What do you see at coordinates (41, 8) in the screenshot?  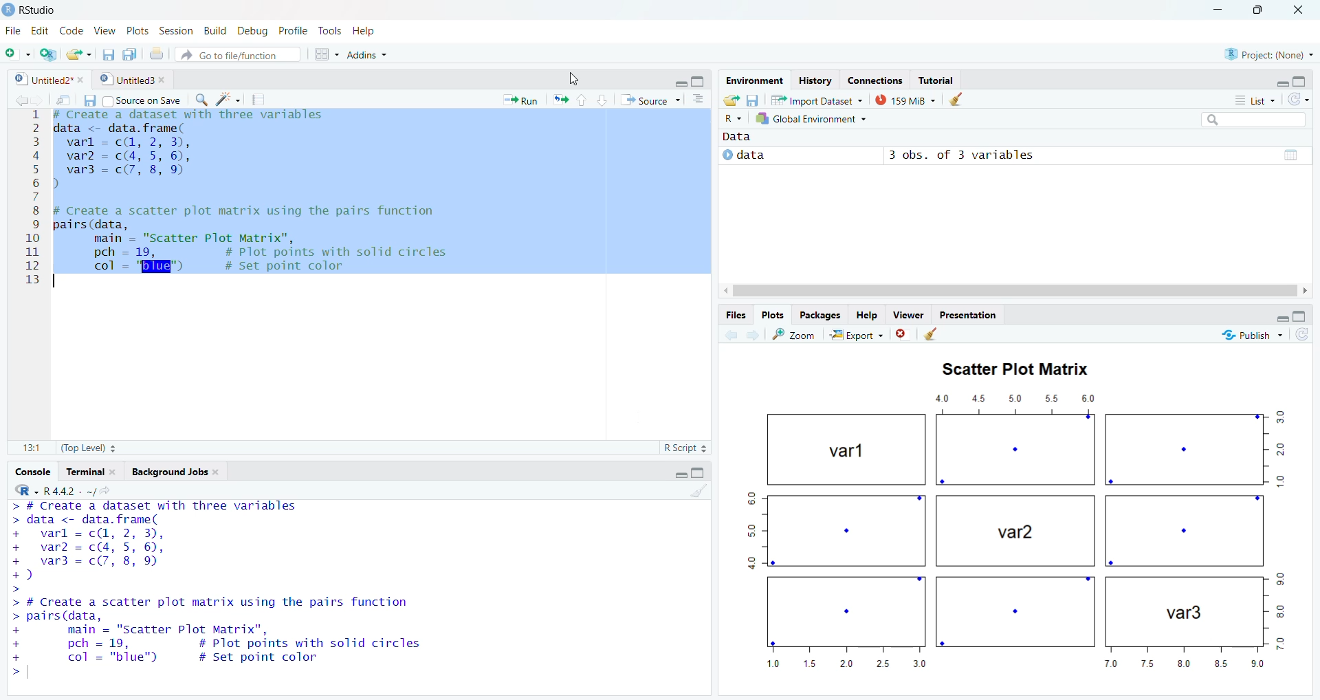 I see `Rstudio` at bounding box center [41, 8].